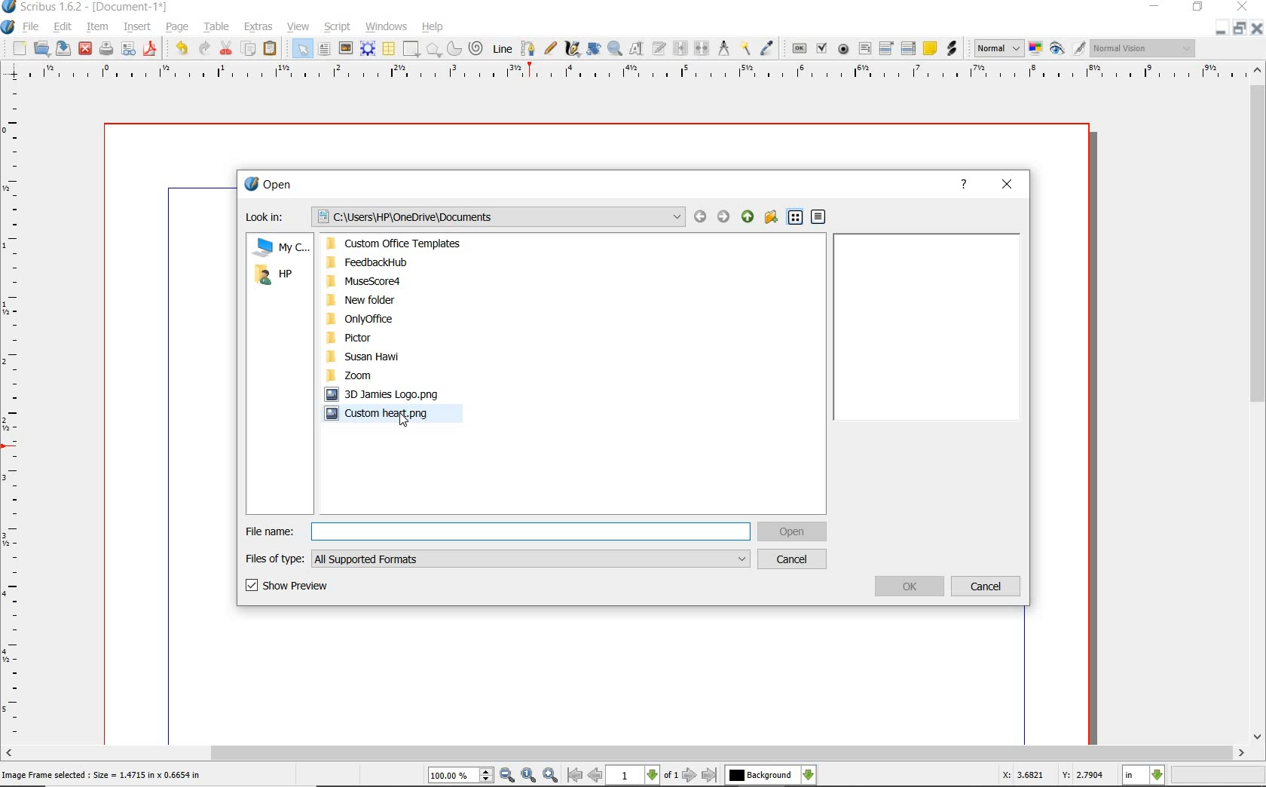  What do you see at coordinates (61, 27) in the screenshot?
I see `edit` at bounding box center [61, 27].